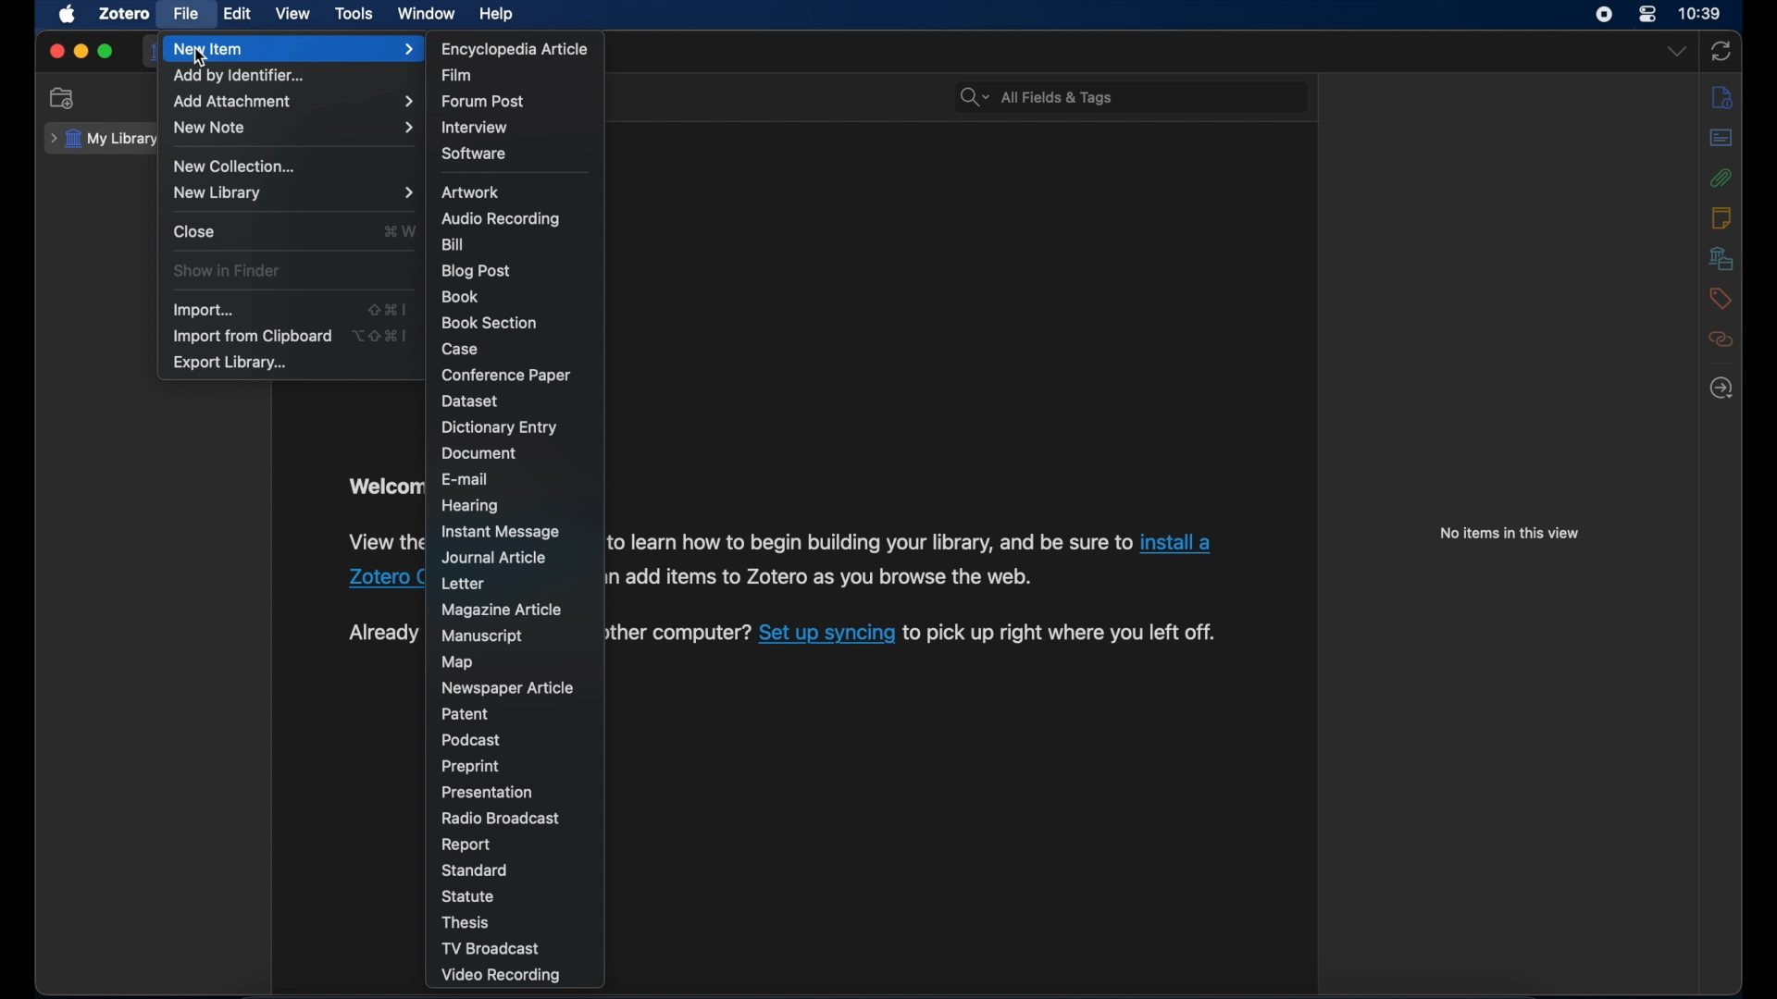 The width and height of the screenshot is (1777, 999). Describe the element at coordinates (476, 128) in the screenshot. I see `interview` at that location.